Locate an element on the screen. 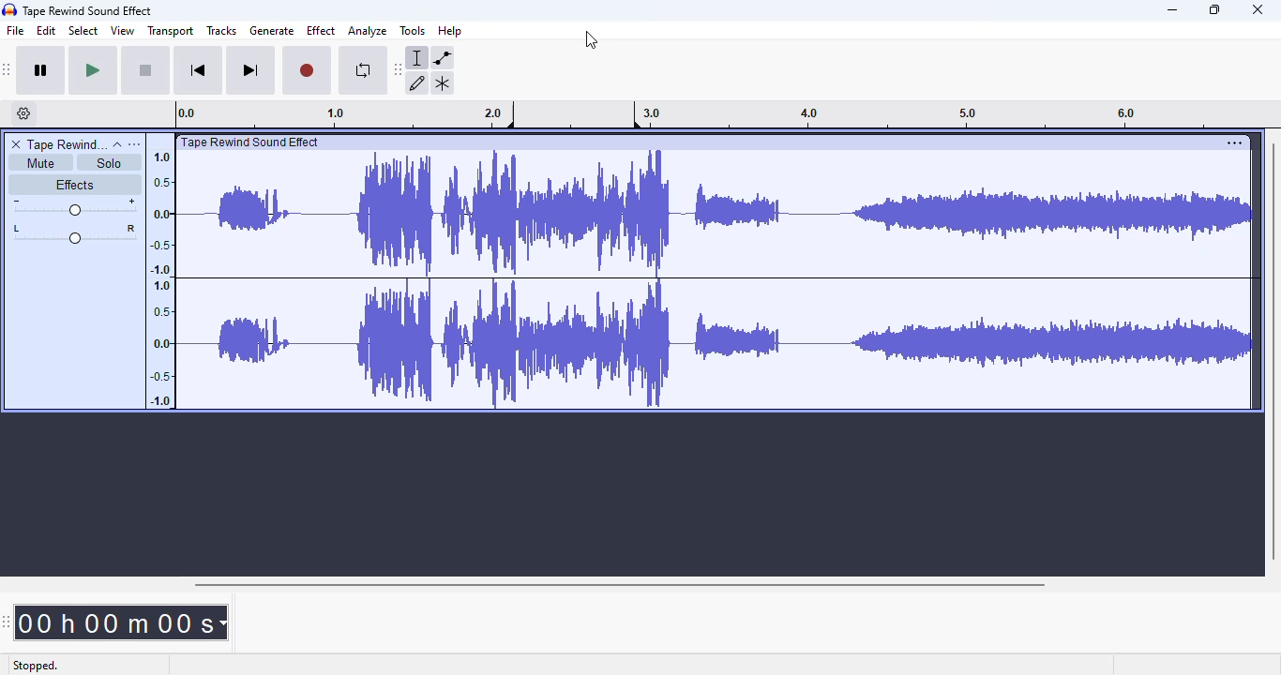  generate is located at coordinates (272, 31).